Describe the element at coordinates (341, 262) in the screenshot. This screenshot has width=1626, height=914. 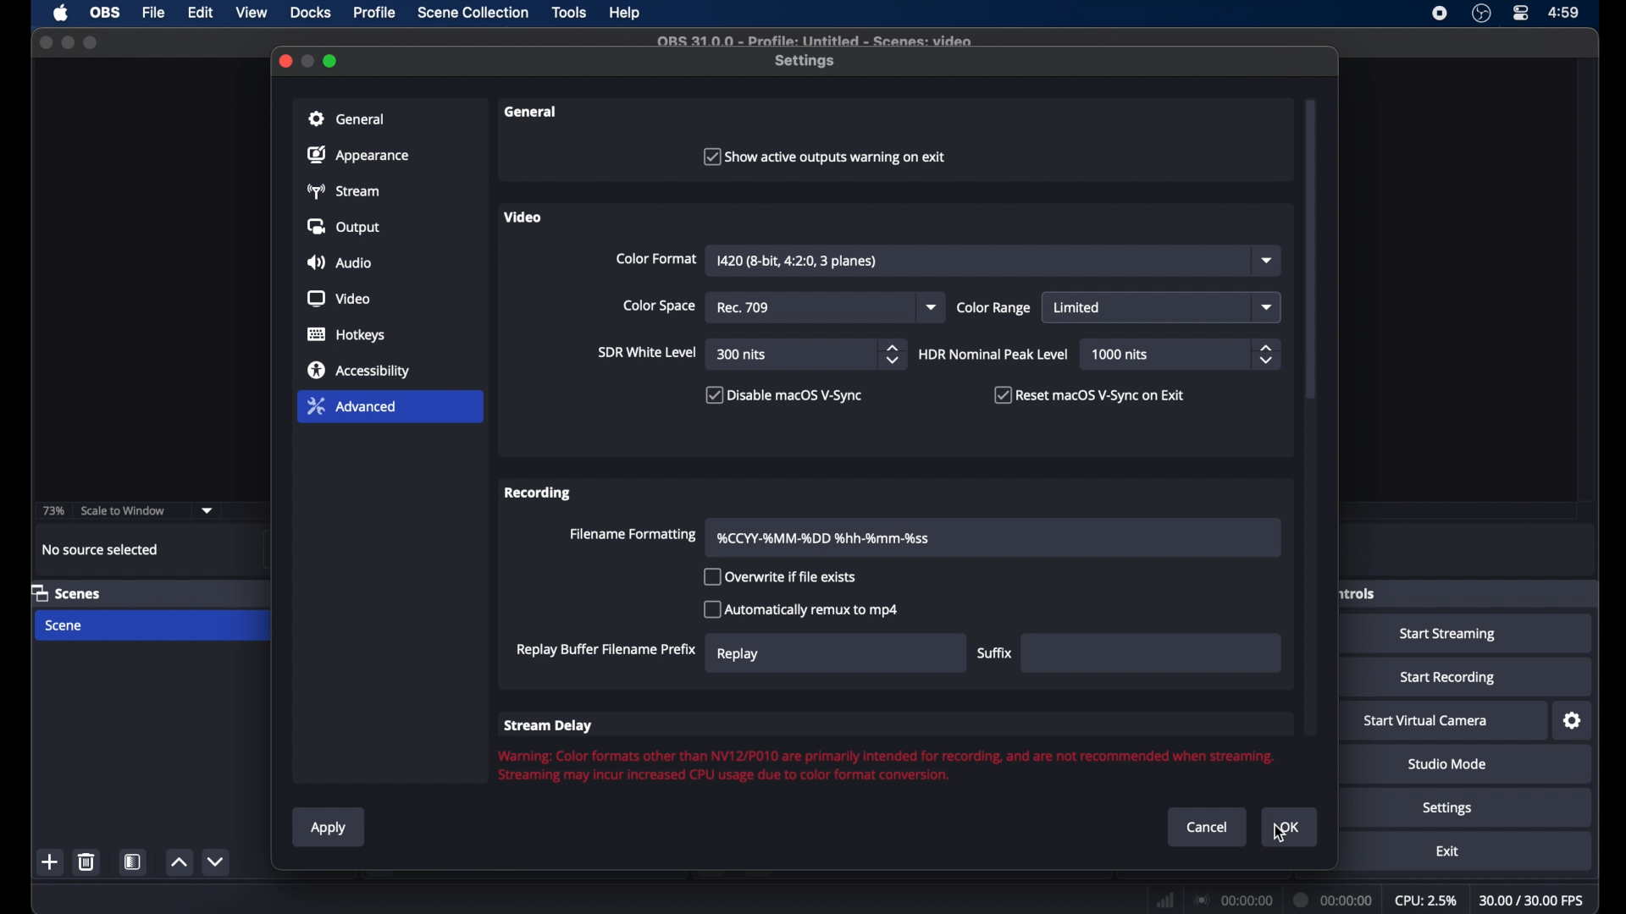
I see `audio` at that location.